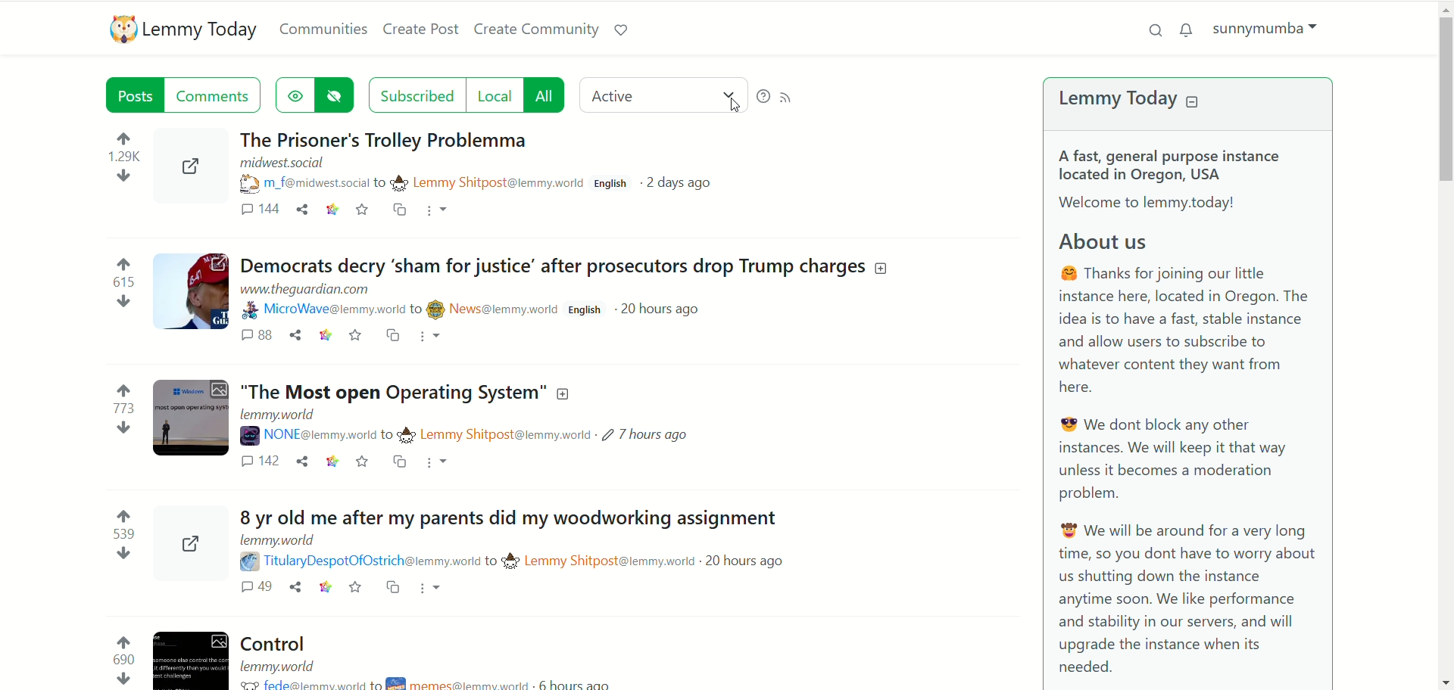 Image resolution: width=1454 pixels, height=690 pixels. Describe the element at coordinates (280, 415) in the screenshot. I see `lemmy.world link` at that location.